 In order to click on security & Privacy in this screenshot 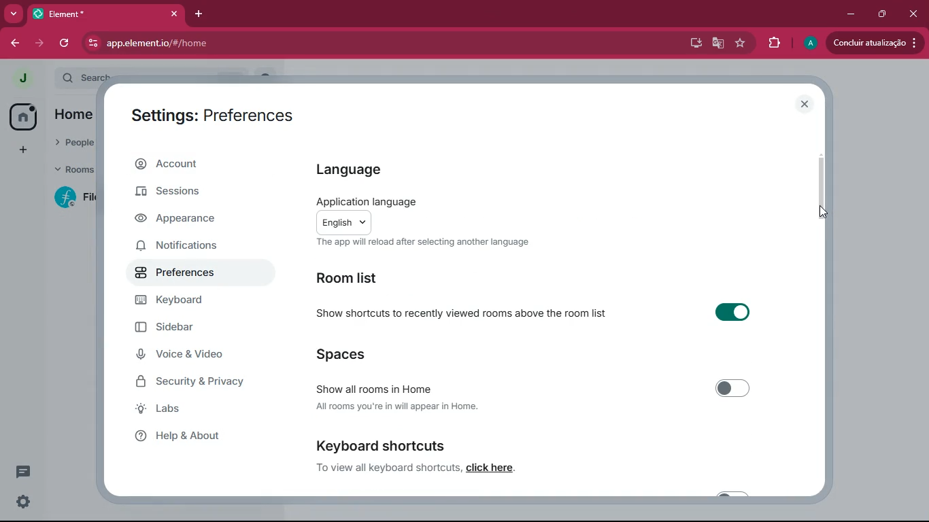, I will do `click(197, 383)`.